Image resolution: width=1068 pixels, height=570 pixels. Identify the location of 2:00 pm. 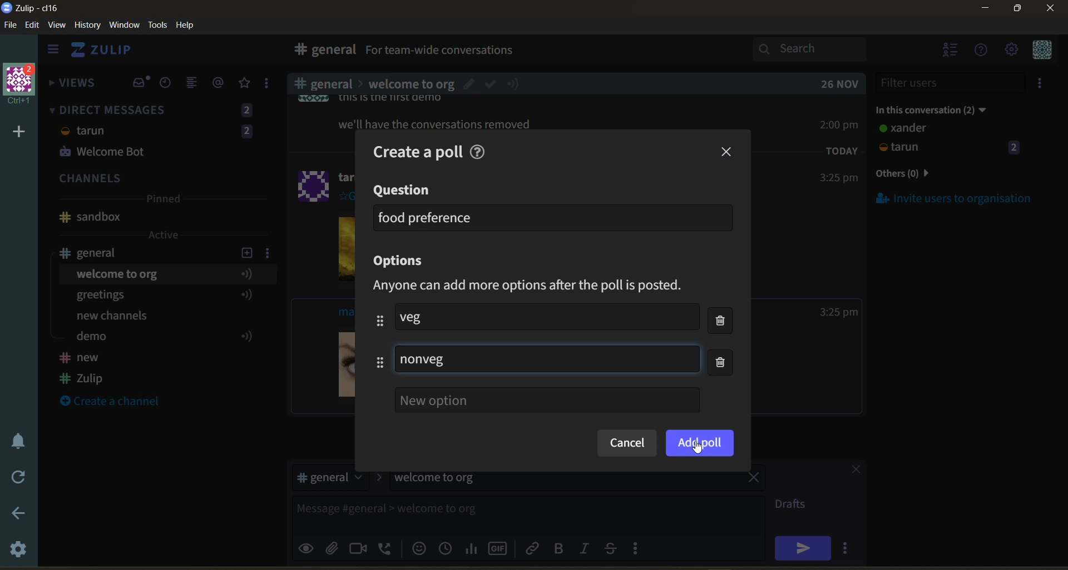
(840, 124).